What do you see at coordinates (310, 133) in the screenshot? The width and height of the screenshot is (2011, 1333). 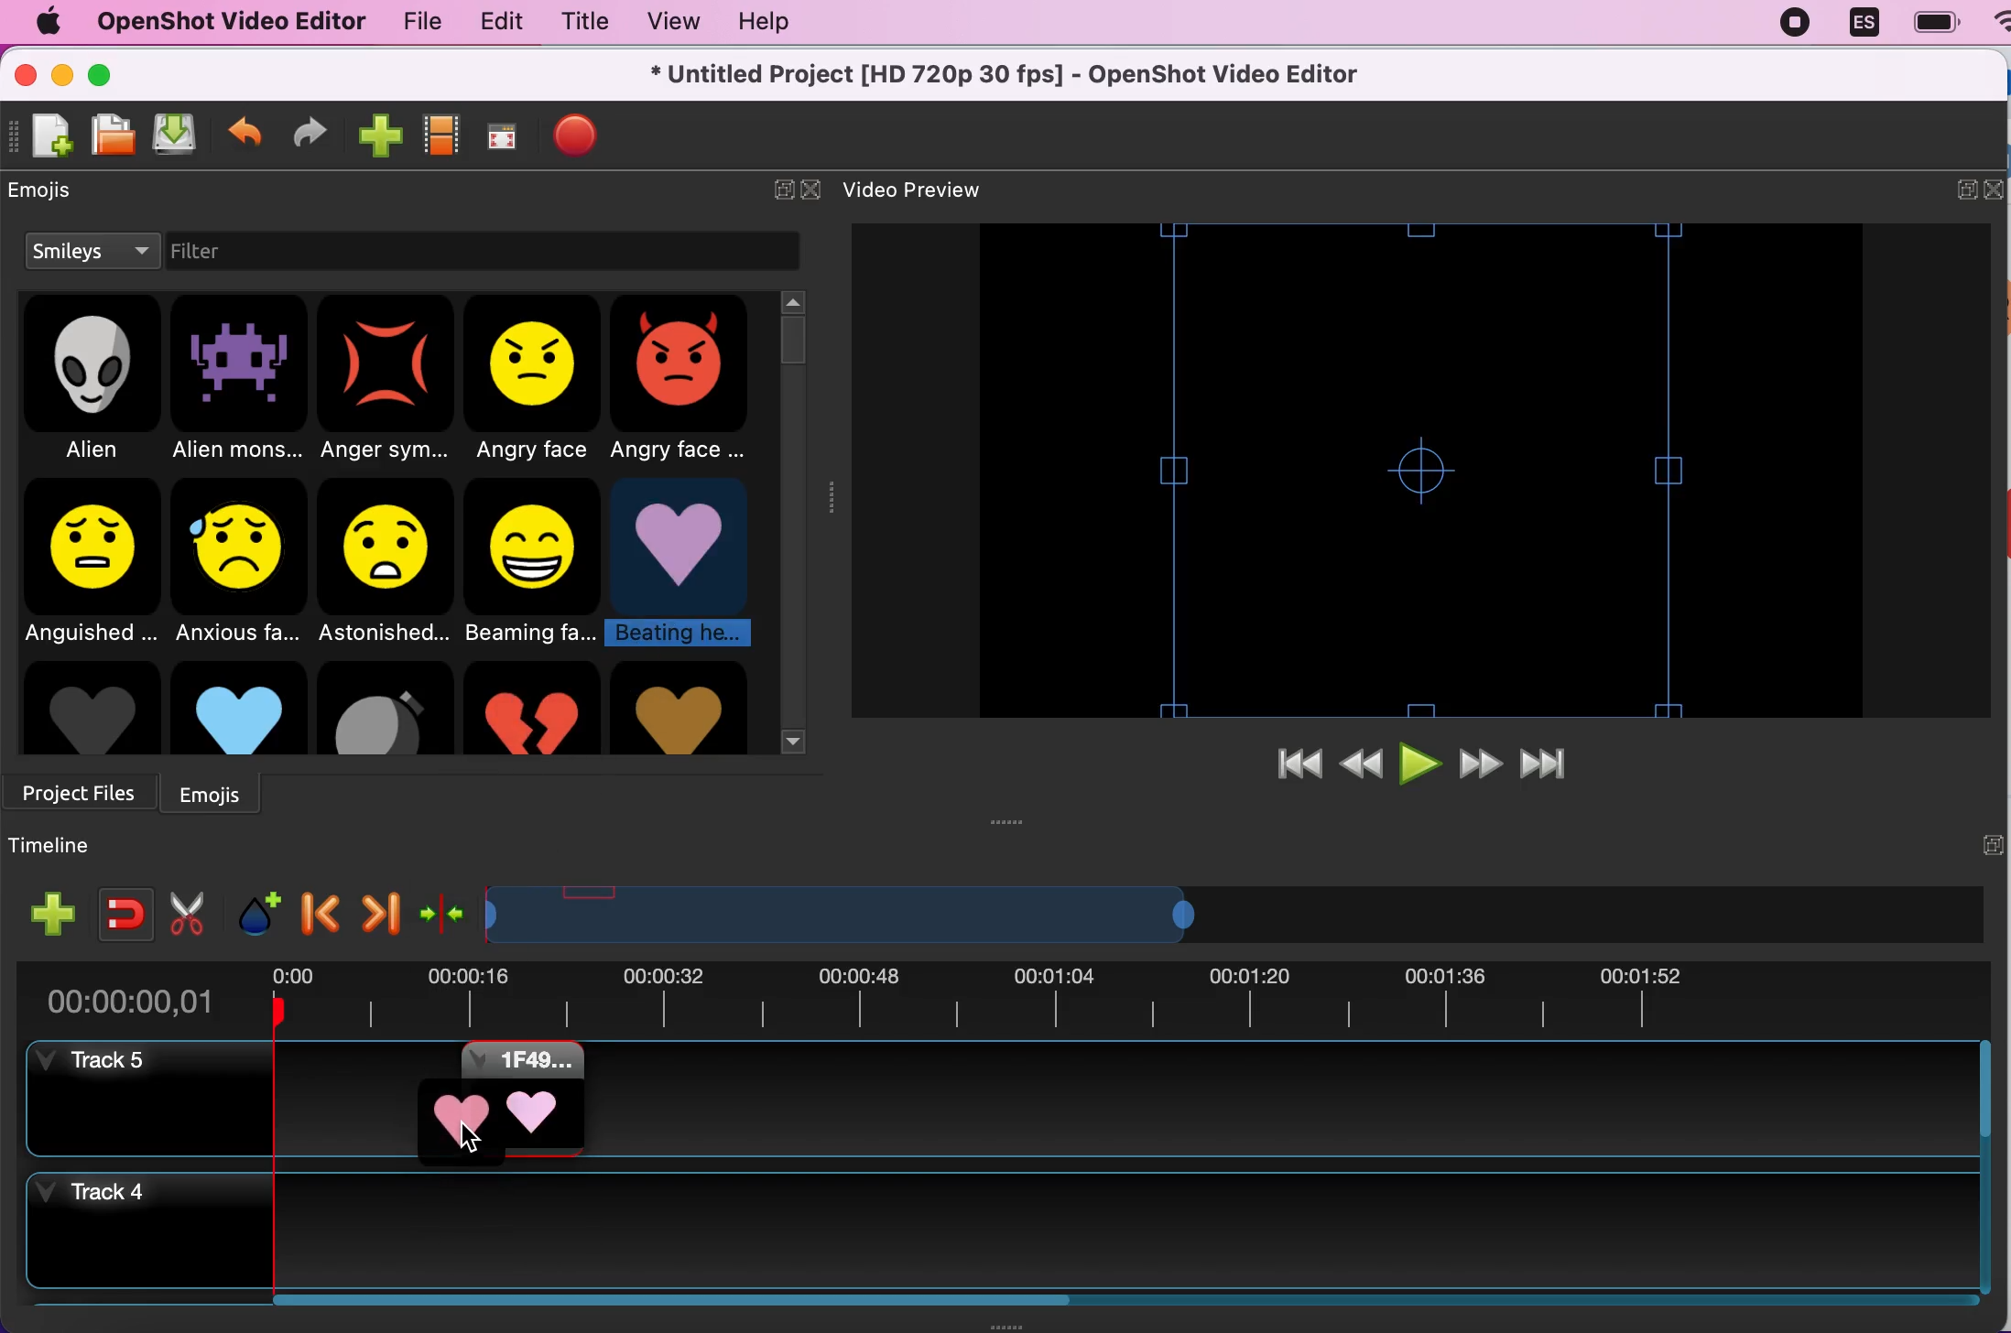 I see `redo` at bounding box center [310, 133].